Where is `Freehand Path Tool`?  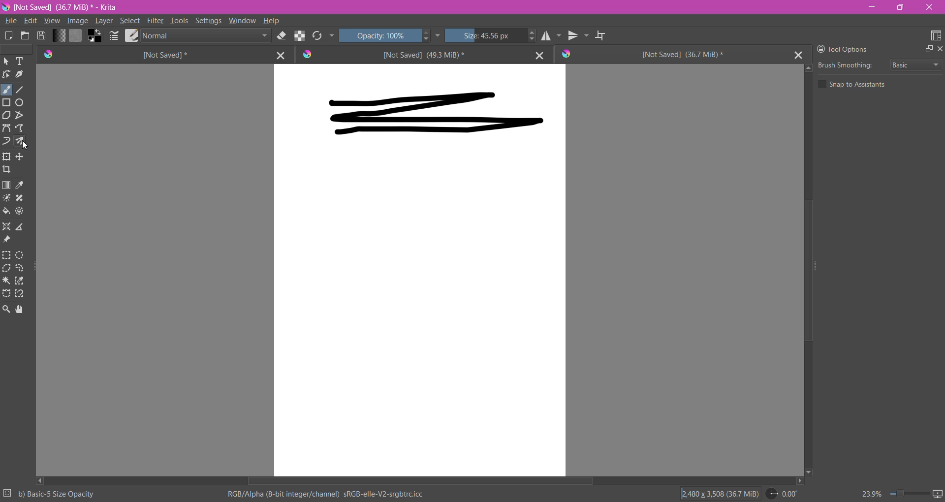
Freehand Path Tool is located at coordinates (21, 127).